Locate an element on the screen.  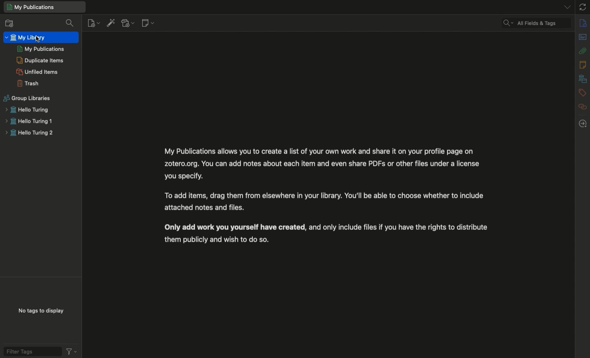
Tags is located at coordinates (583, 93).